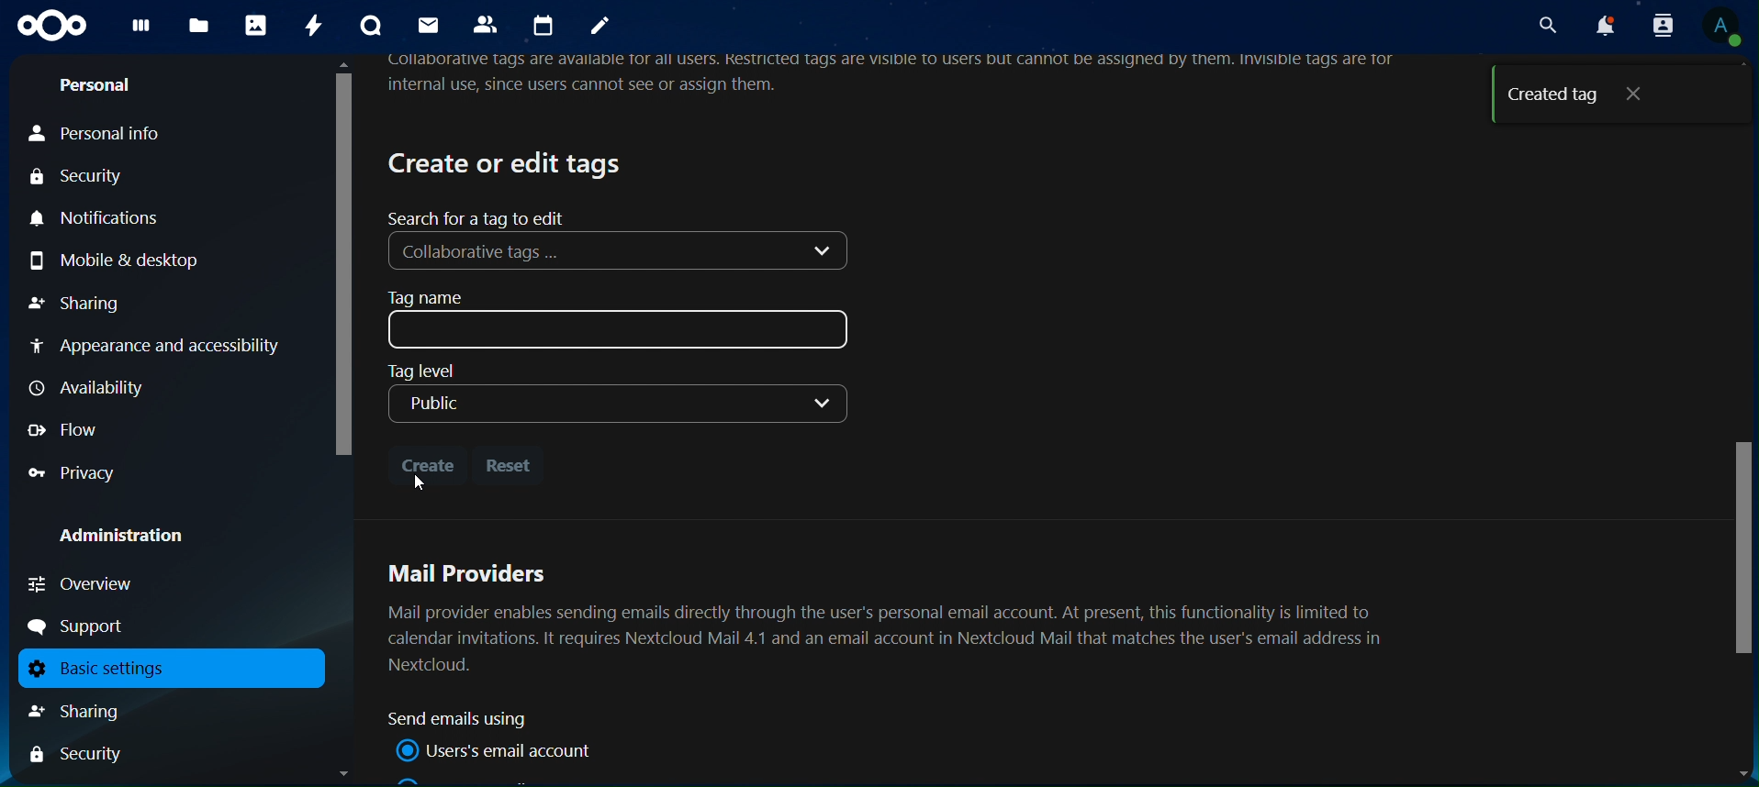 Image resolution: width=1759 pixels, height=787 pixels. What do you see at coordinates (140, 259) in the screenshot?
I see `mobile & desktop` at bounding box center [140, 259].